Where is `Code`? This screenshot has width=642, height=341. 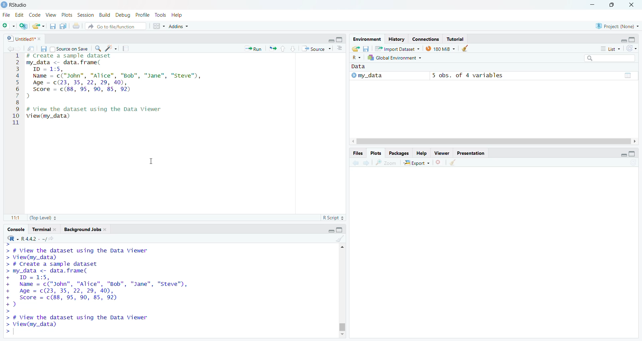
Code is located at coordinates (36, 15).